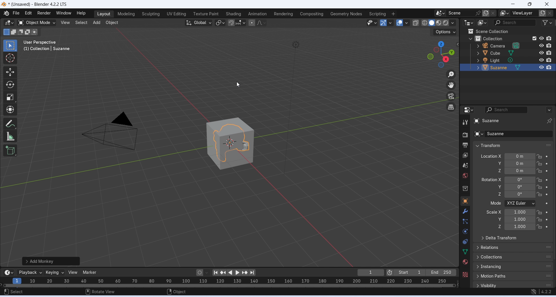 This screenshot has width=556, height=297. Describe the element at coordinates (81, 13) in the screenshot. I see `Help` at that location.